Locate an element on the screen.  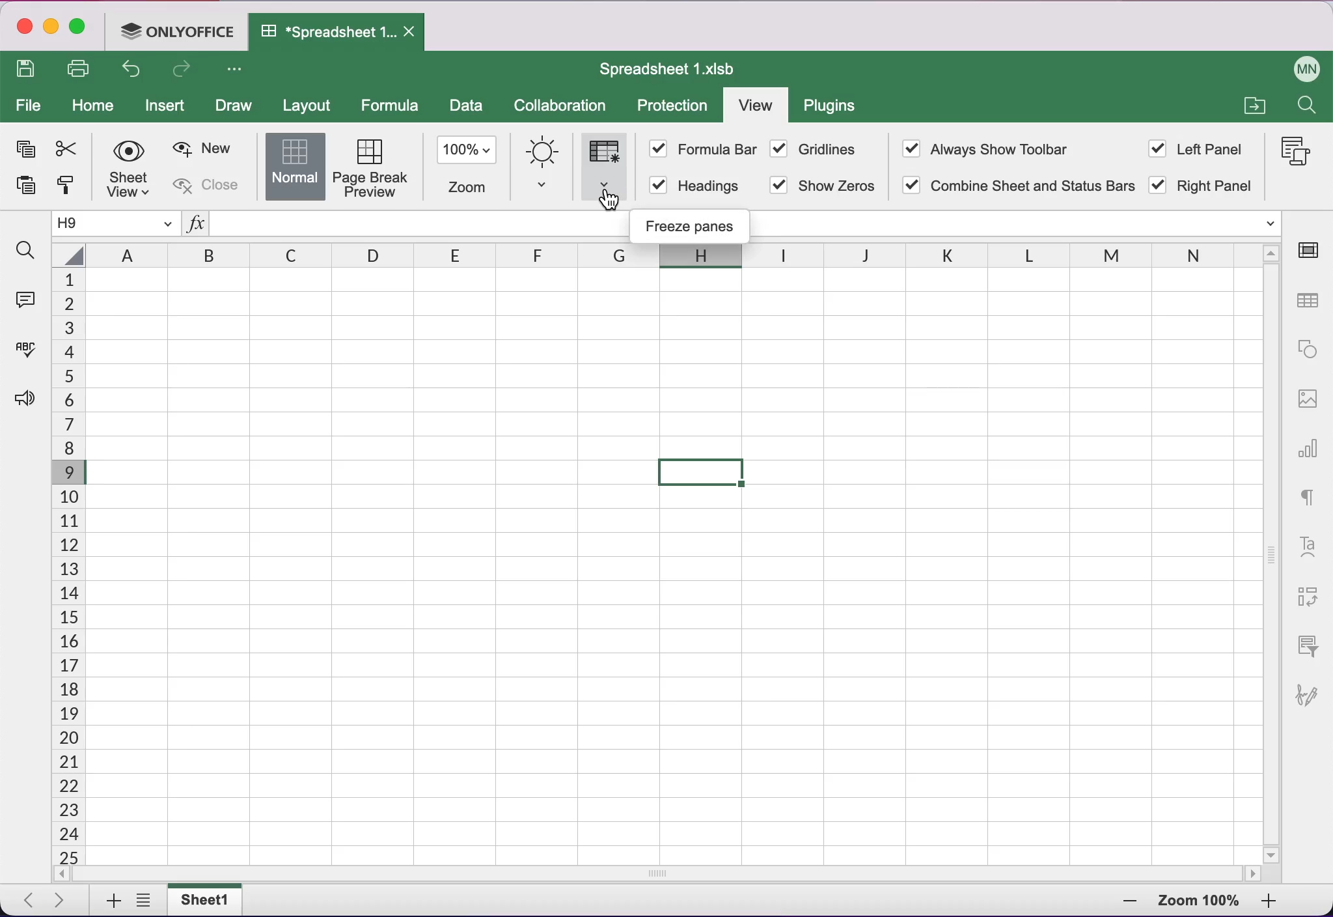
list all tabs is located at coordinates (144, 901).